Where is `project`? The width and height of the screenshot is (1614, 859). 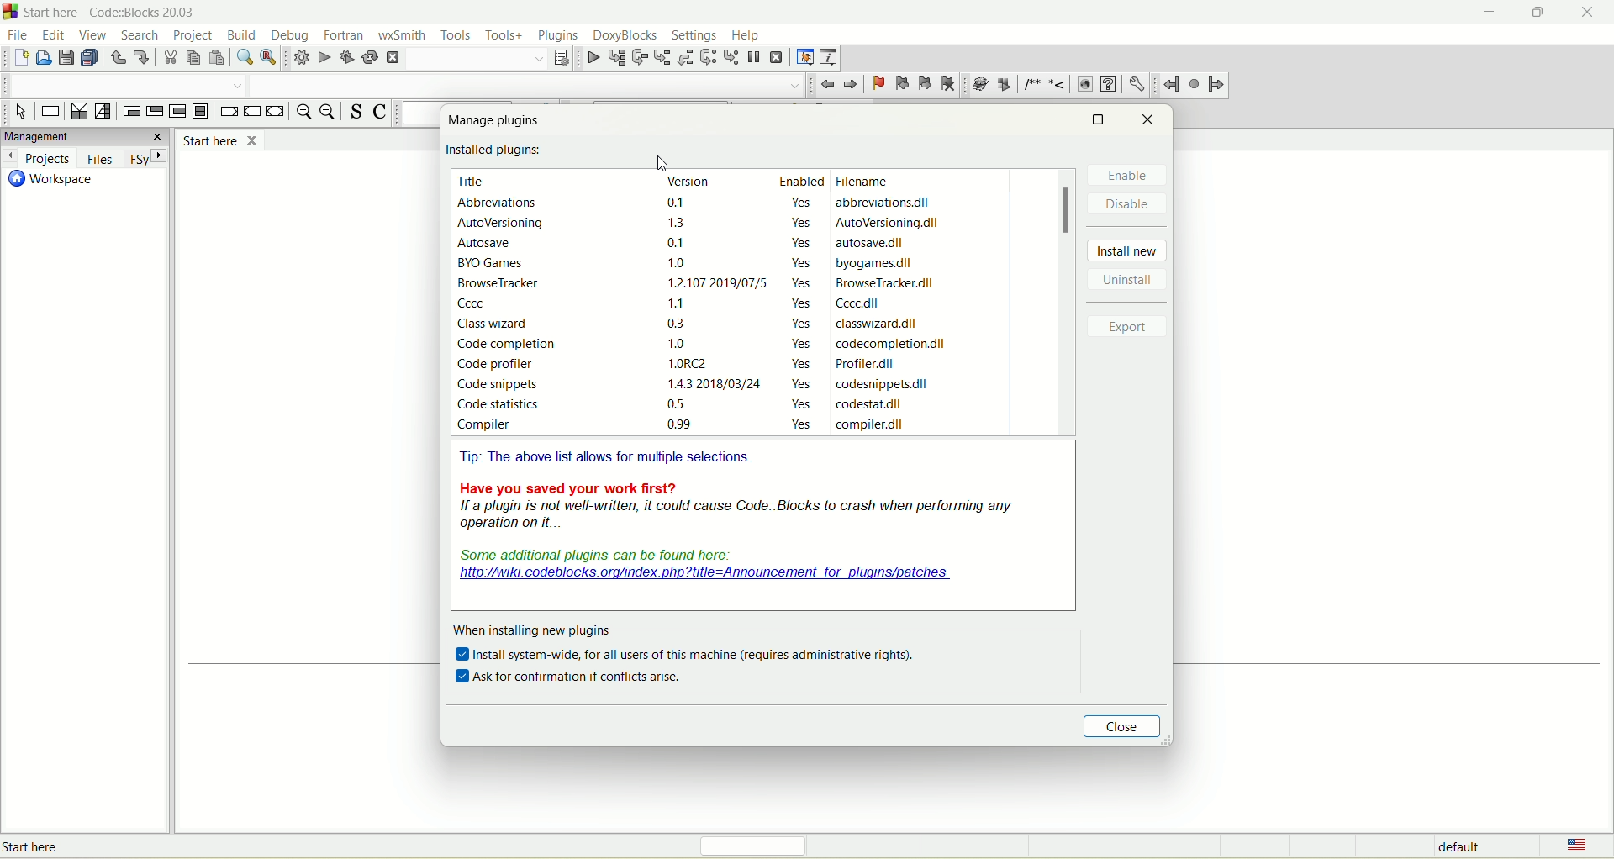 project is located at coordinates (194, 34).